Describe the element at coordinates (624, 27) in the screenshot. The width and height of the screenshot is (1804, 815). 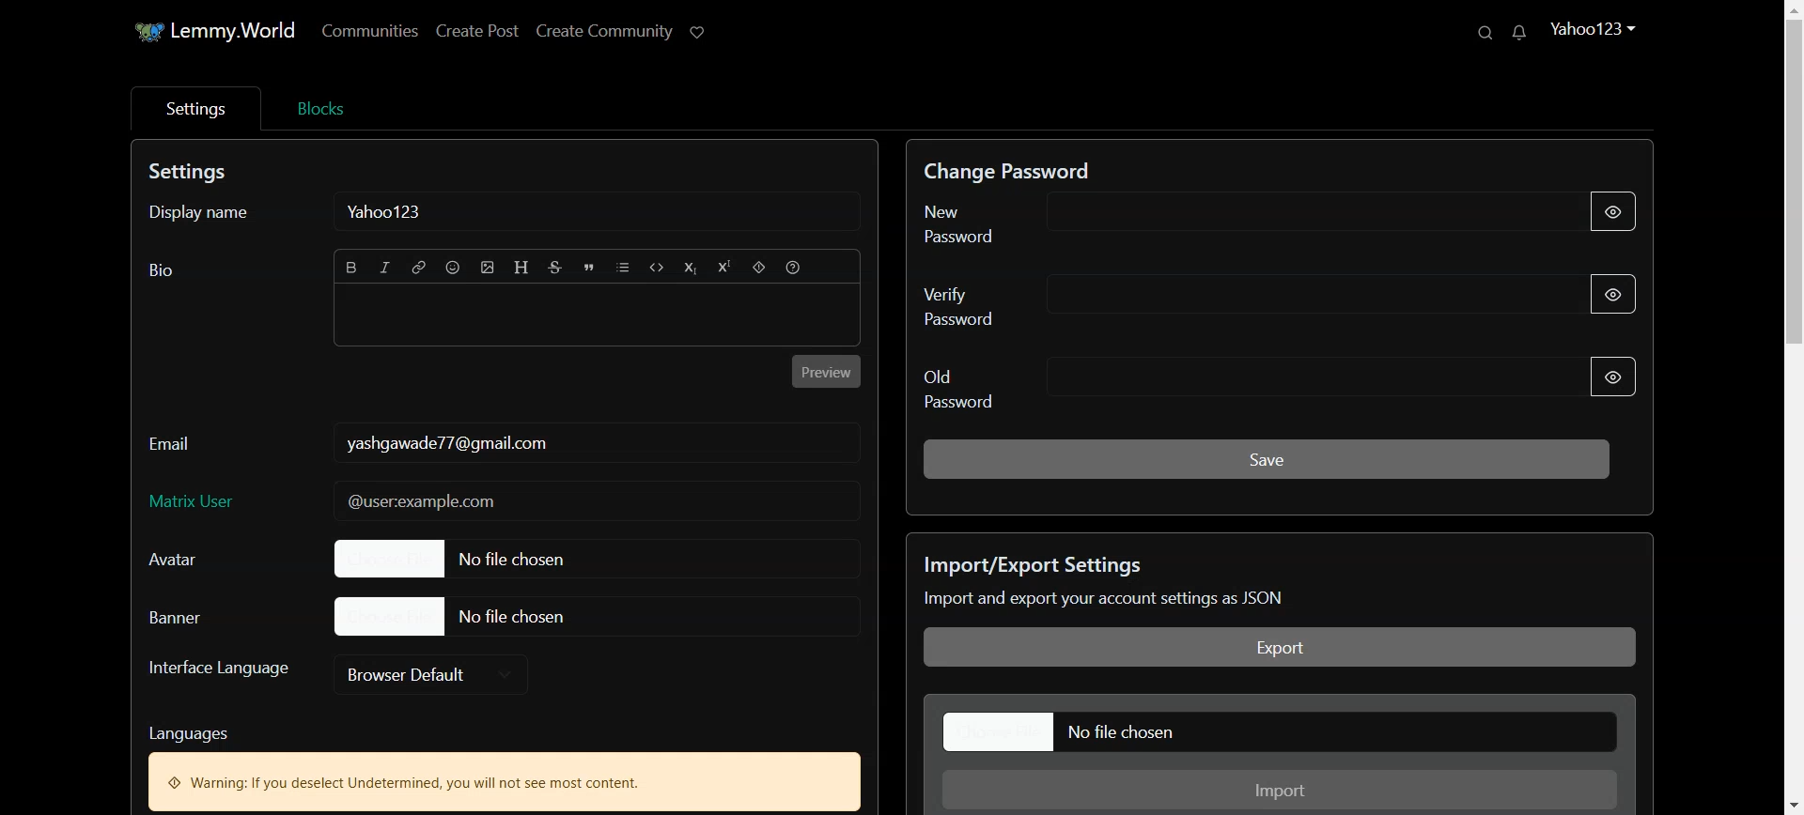
I see `Create Community ©` at that location.